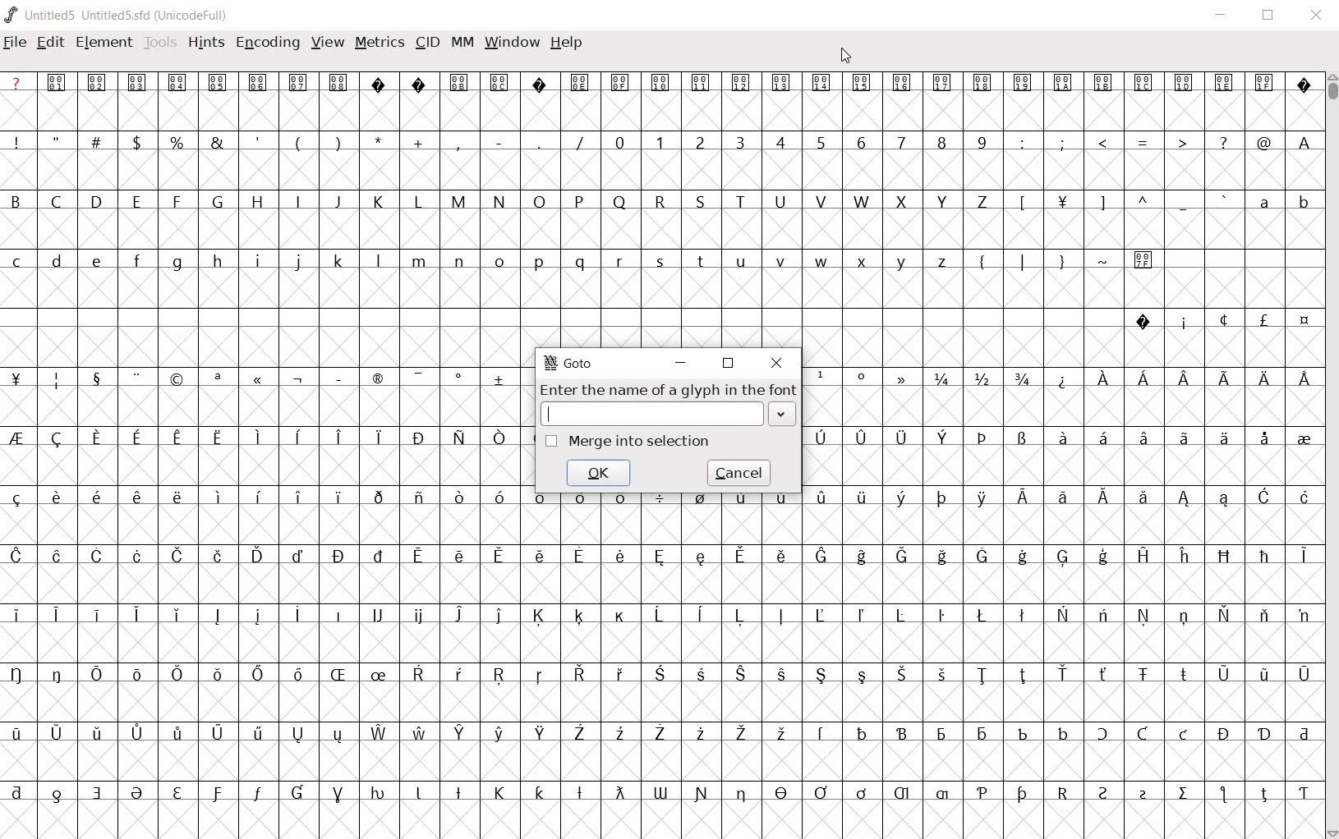 This screenshot has height=839, width=1339. What do you see at coordinates (580, 557) in the screenshot?
I see `Symbol` at bounding box center [580, 557].